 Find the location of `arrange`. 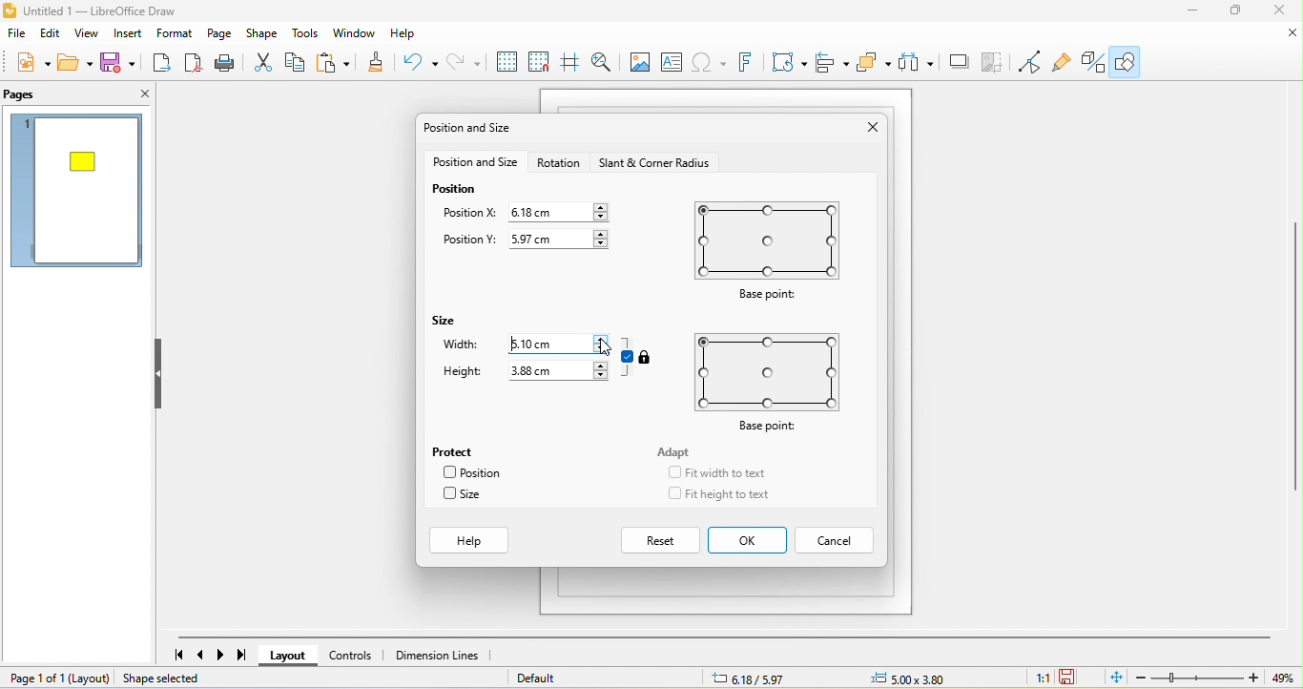

arrange is located at coordinates (878, 63).